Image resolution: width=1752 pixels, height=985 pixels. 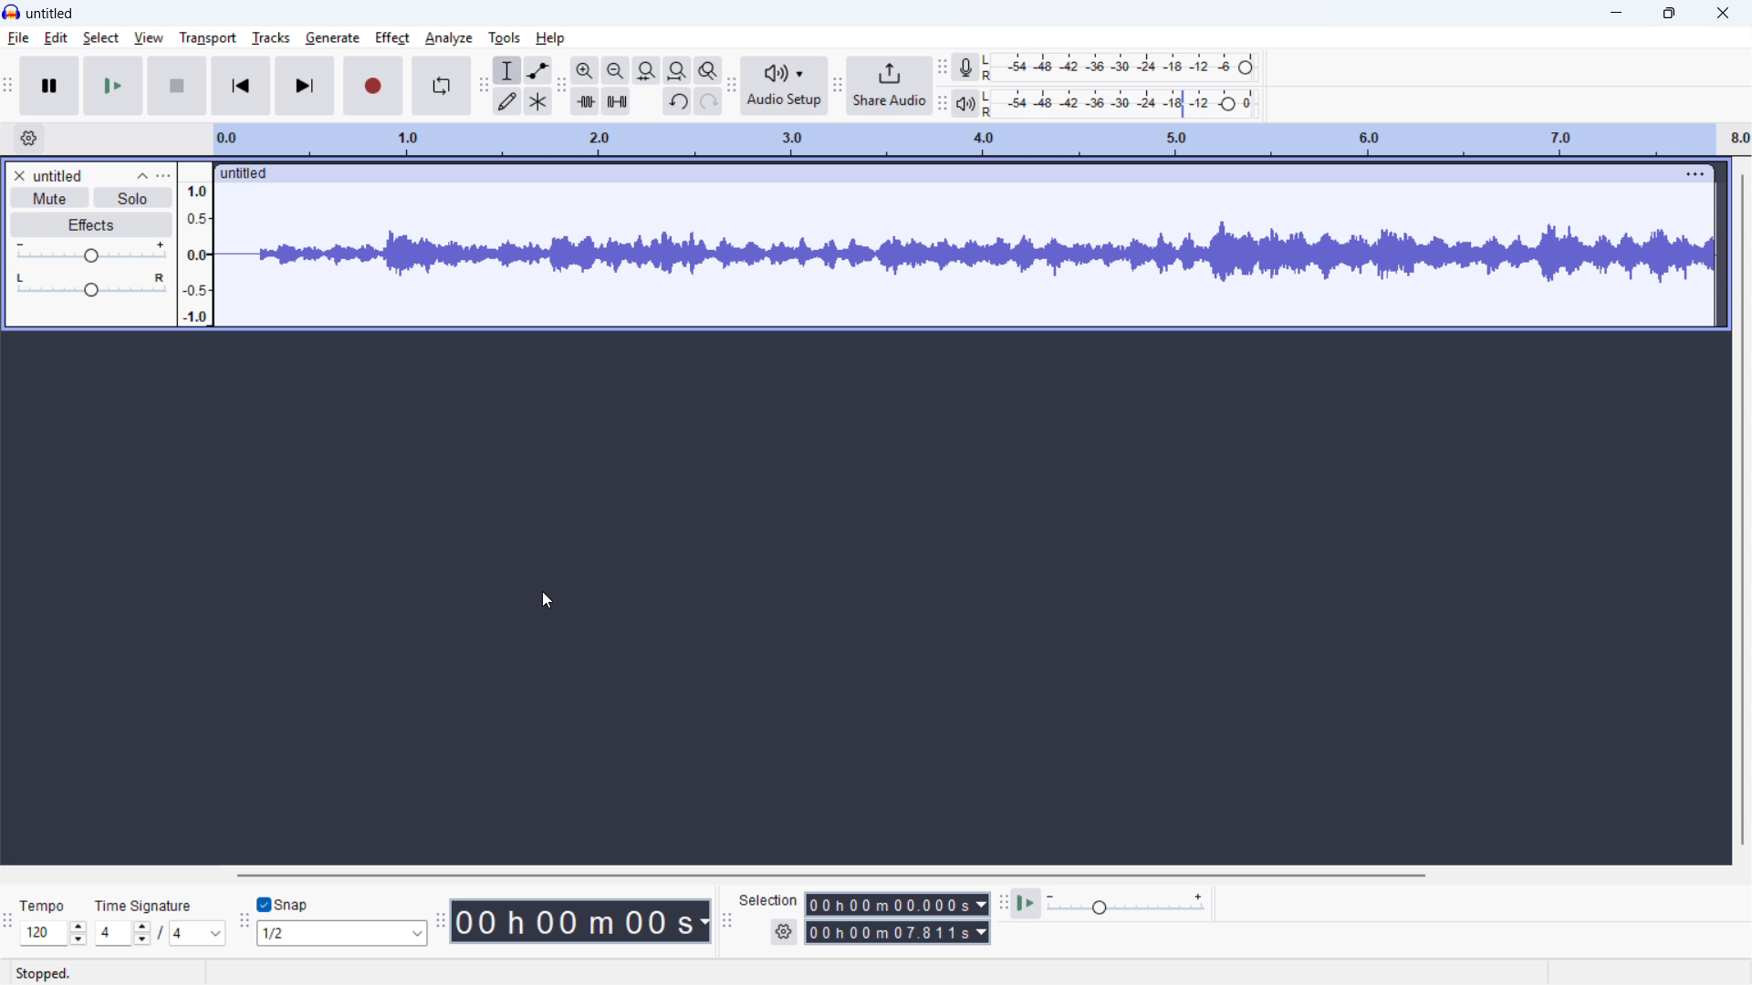 What do you see at coordinates (28, 140) in the screenshot?
I see `timeline settings` at bounding box center [28, 140].